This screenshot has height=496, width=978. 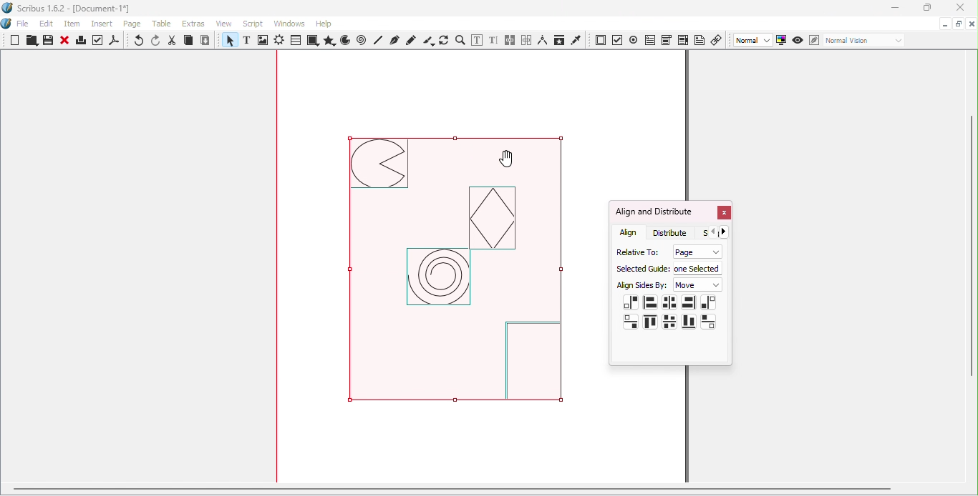 What do you see at coordinates (669, 322) in the screenshot?
I see `center on horizontal axis` at bounding box center [669, 322].